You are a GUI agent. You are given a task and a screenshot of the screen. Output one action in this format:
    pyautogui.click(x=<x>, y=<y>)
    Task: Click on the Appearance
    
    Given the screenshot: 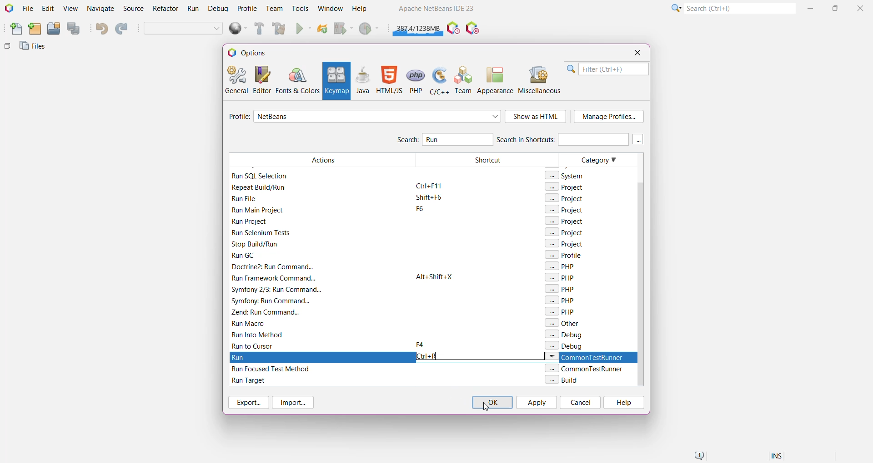 What is the action you would take?
    pyautogui.click(x=495, y=80)
    